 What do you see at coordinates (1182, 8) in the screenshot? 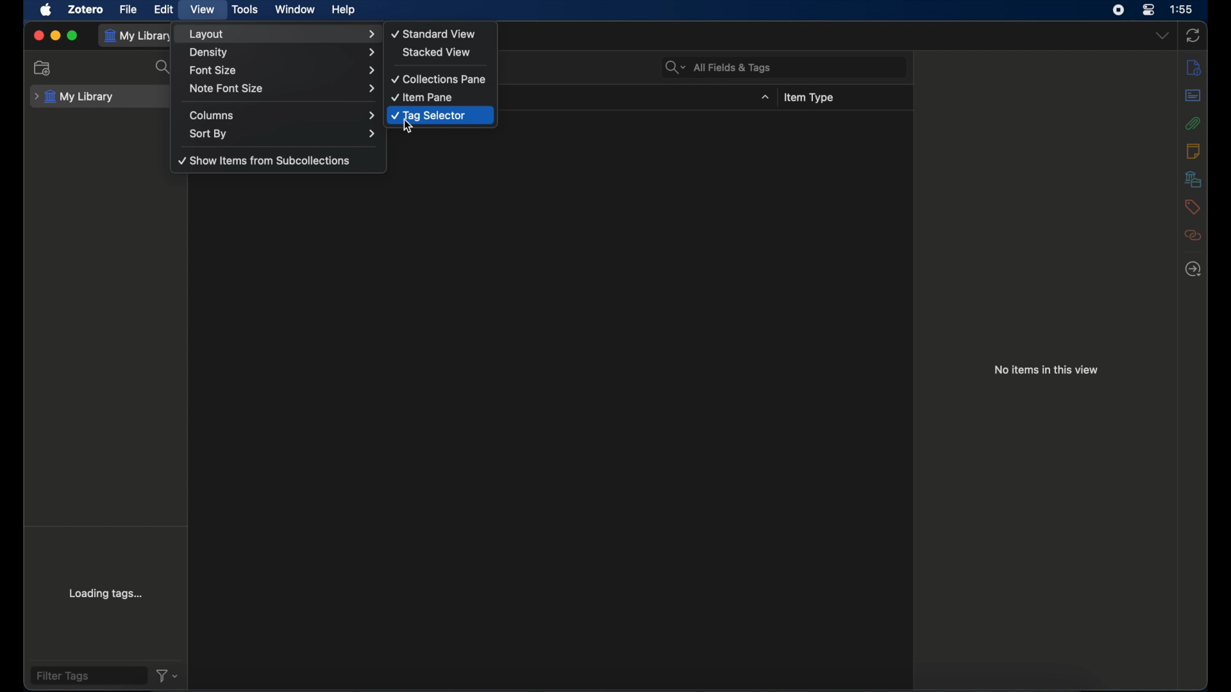
I see `time` at bounding box center [1182, 8].